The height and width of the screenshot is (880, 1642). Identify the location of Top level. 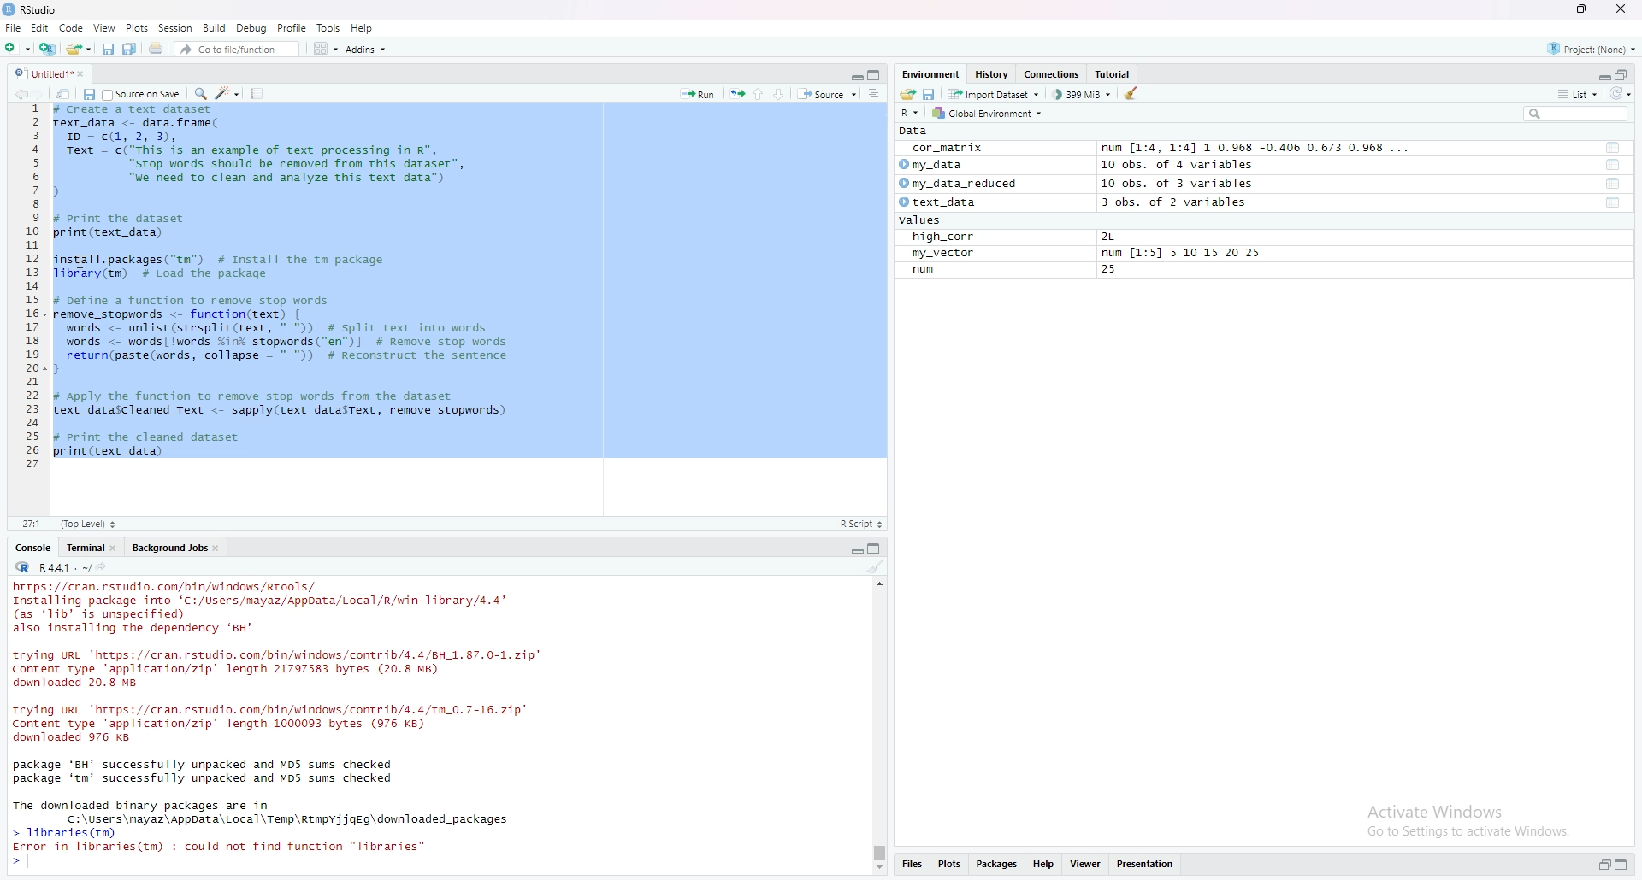
(89, 523).